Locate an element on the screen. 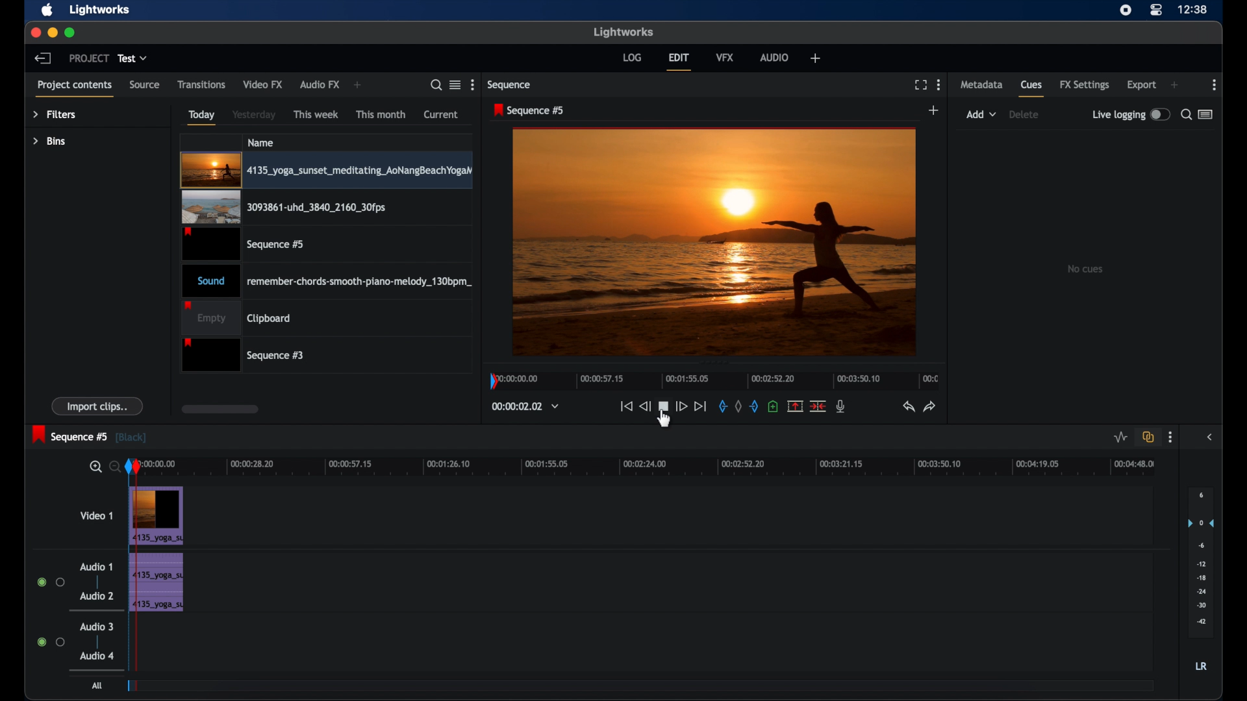 The width and height of the screenshot is (1247, 701). fast forward is located at coordinates (681, 406).